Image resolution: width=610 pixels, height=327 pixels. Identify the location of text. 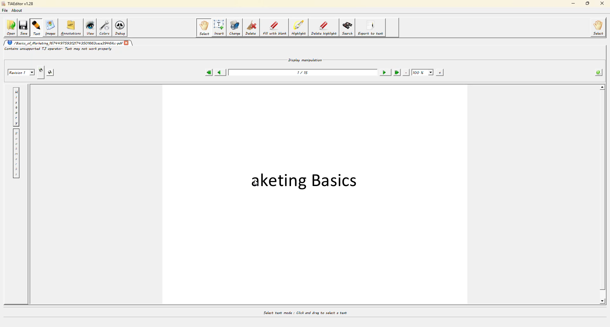
(37, 28).